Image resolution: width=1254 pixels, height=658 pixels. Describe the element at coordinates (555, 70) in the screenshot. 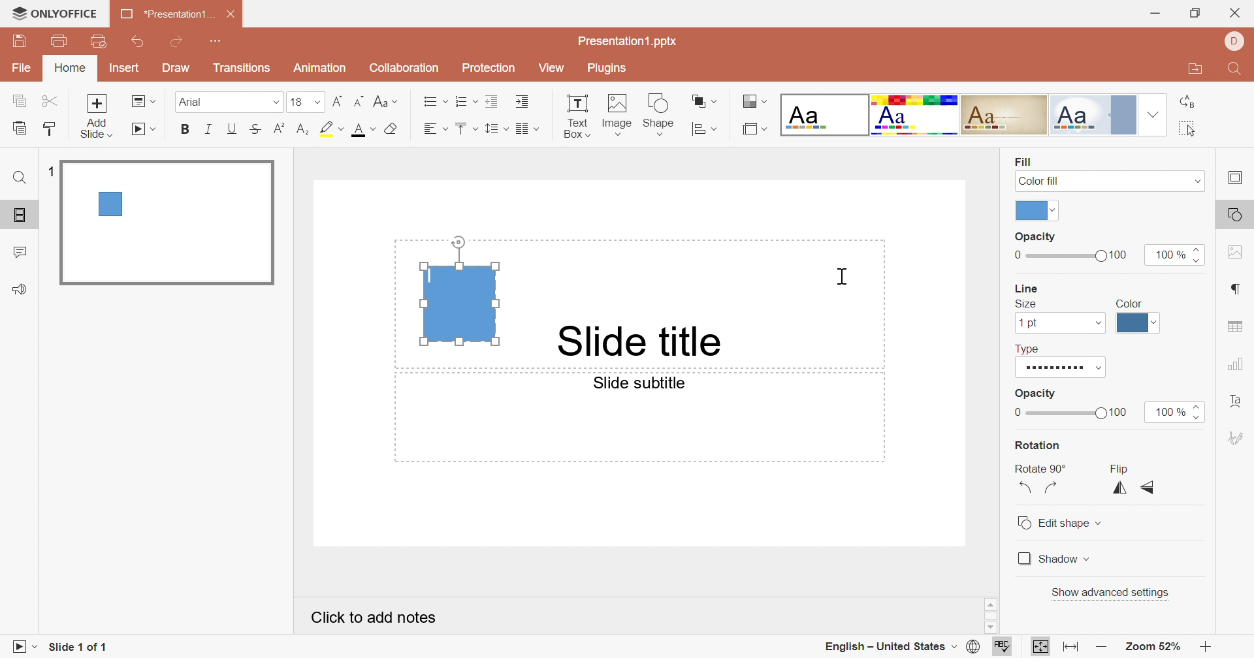

I see `View` at that location.